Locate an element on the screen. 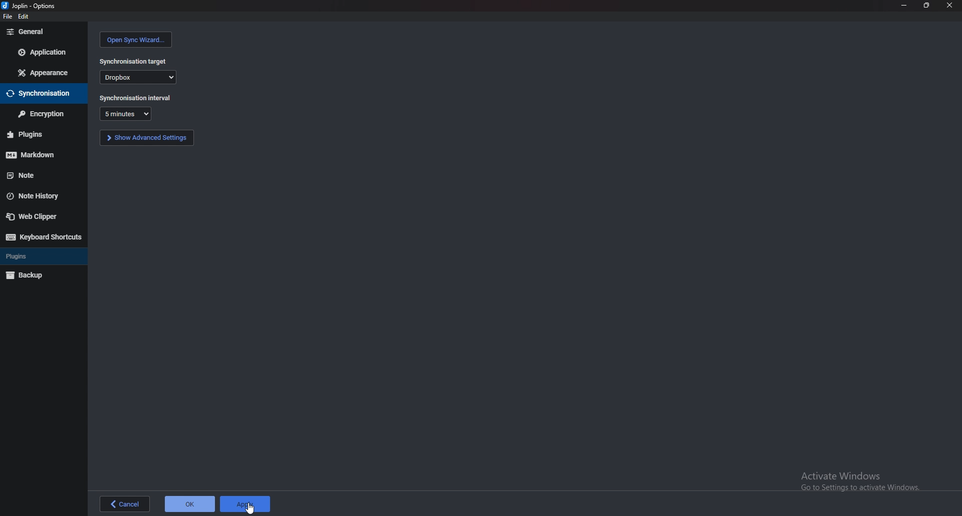 The width and height of the screenshot is (962, 516). markdown is located at coordinates (39, 154).